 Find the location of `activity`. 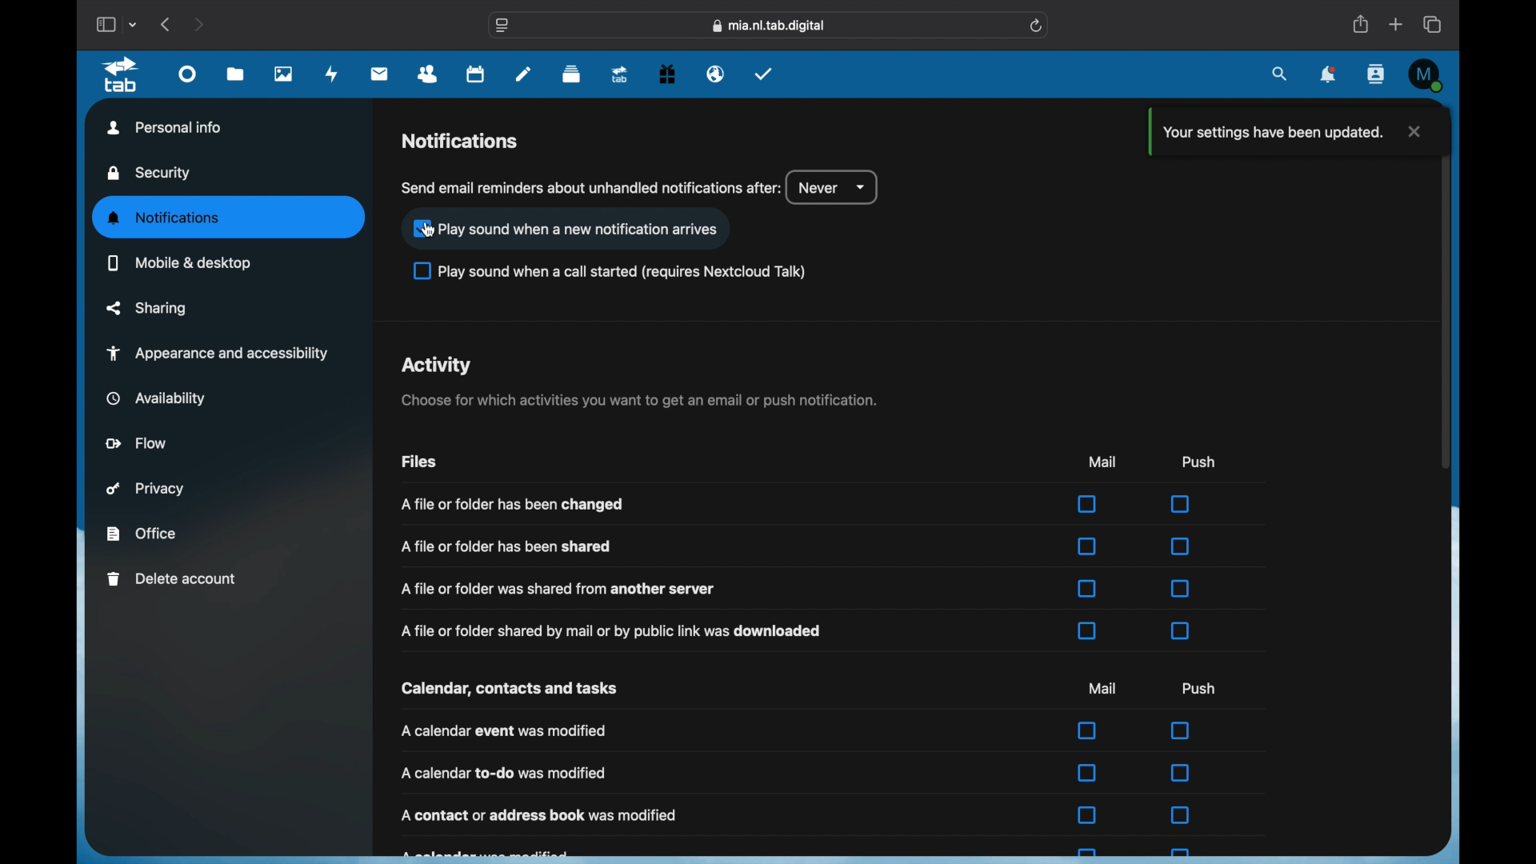

activity is located at coordinates (438, 366).